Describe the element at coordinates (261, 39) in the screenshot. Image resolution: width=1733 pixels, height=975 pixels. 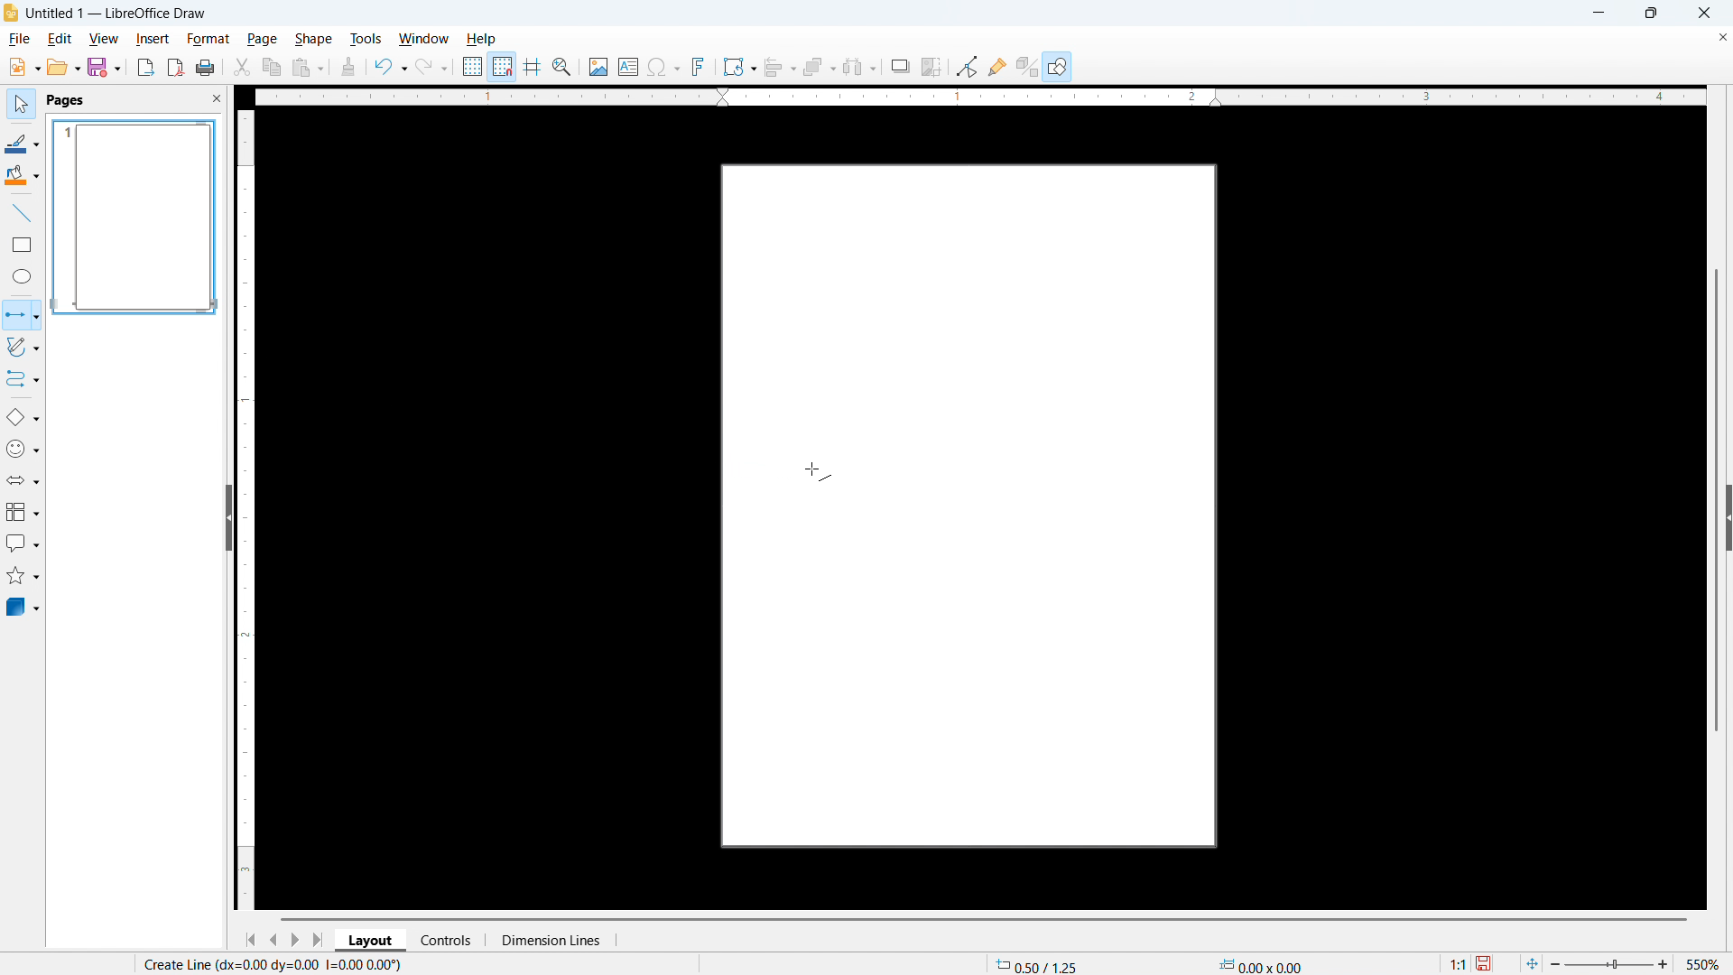
I see `Page ` at that location.